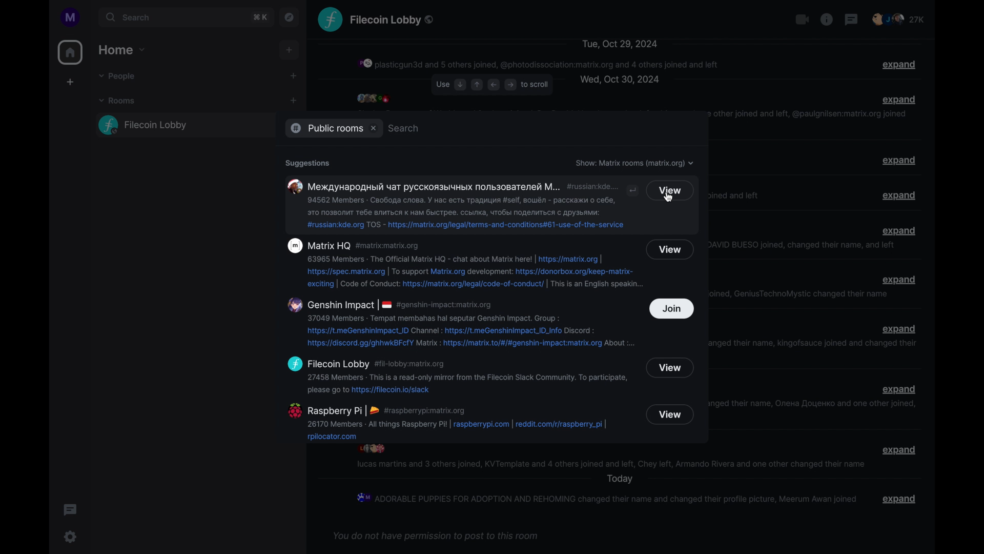  What do you see at coordinates (71, 52) in the screenshot?
I see `home` at bounding box center [71, 52].